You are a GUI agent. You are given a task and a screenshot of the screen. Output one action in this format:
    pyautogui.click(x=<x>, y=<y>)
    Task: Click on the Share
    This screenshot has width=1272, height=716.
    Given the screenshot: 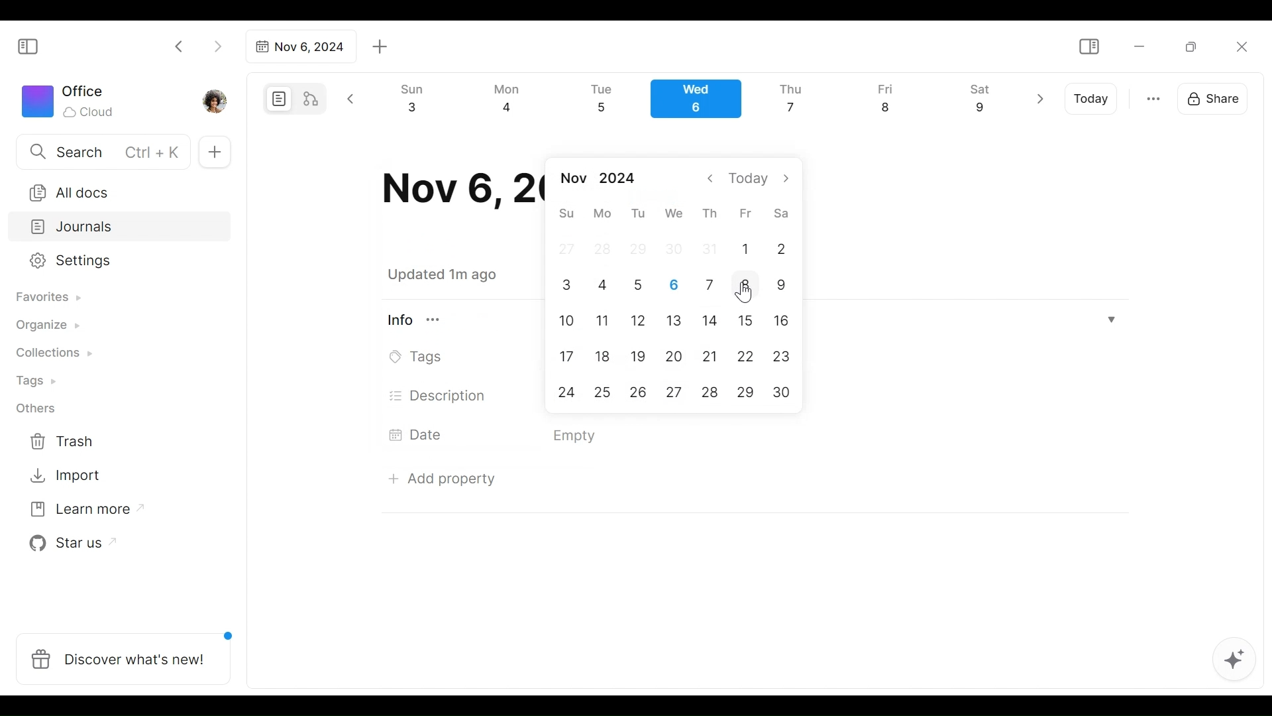 What is the action you would take?
    pyautogui.click(x=1217, y=97)
    